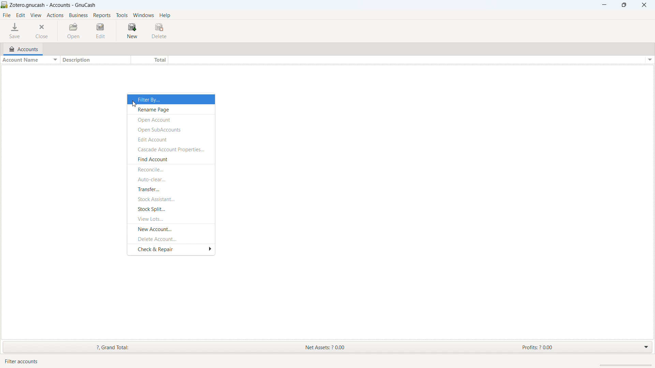 Image resolution: width=655 pixels, height=368 pixels. Describe the element at coordinates (26, 48) in the screenshot. I see `accounts tab` at that location.